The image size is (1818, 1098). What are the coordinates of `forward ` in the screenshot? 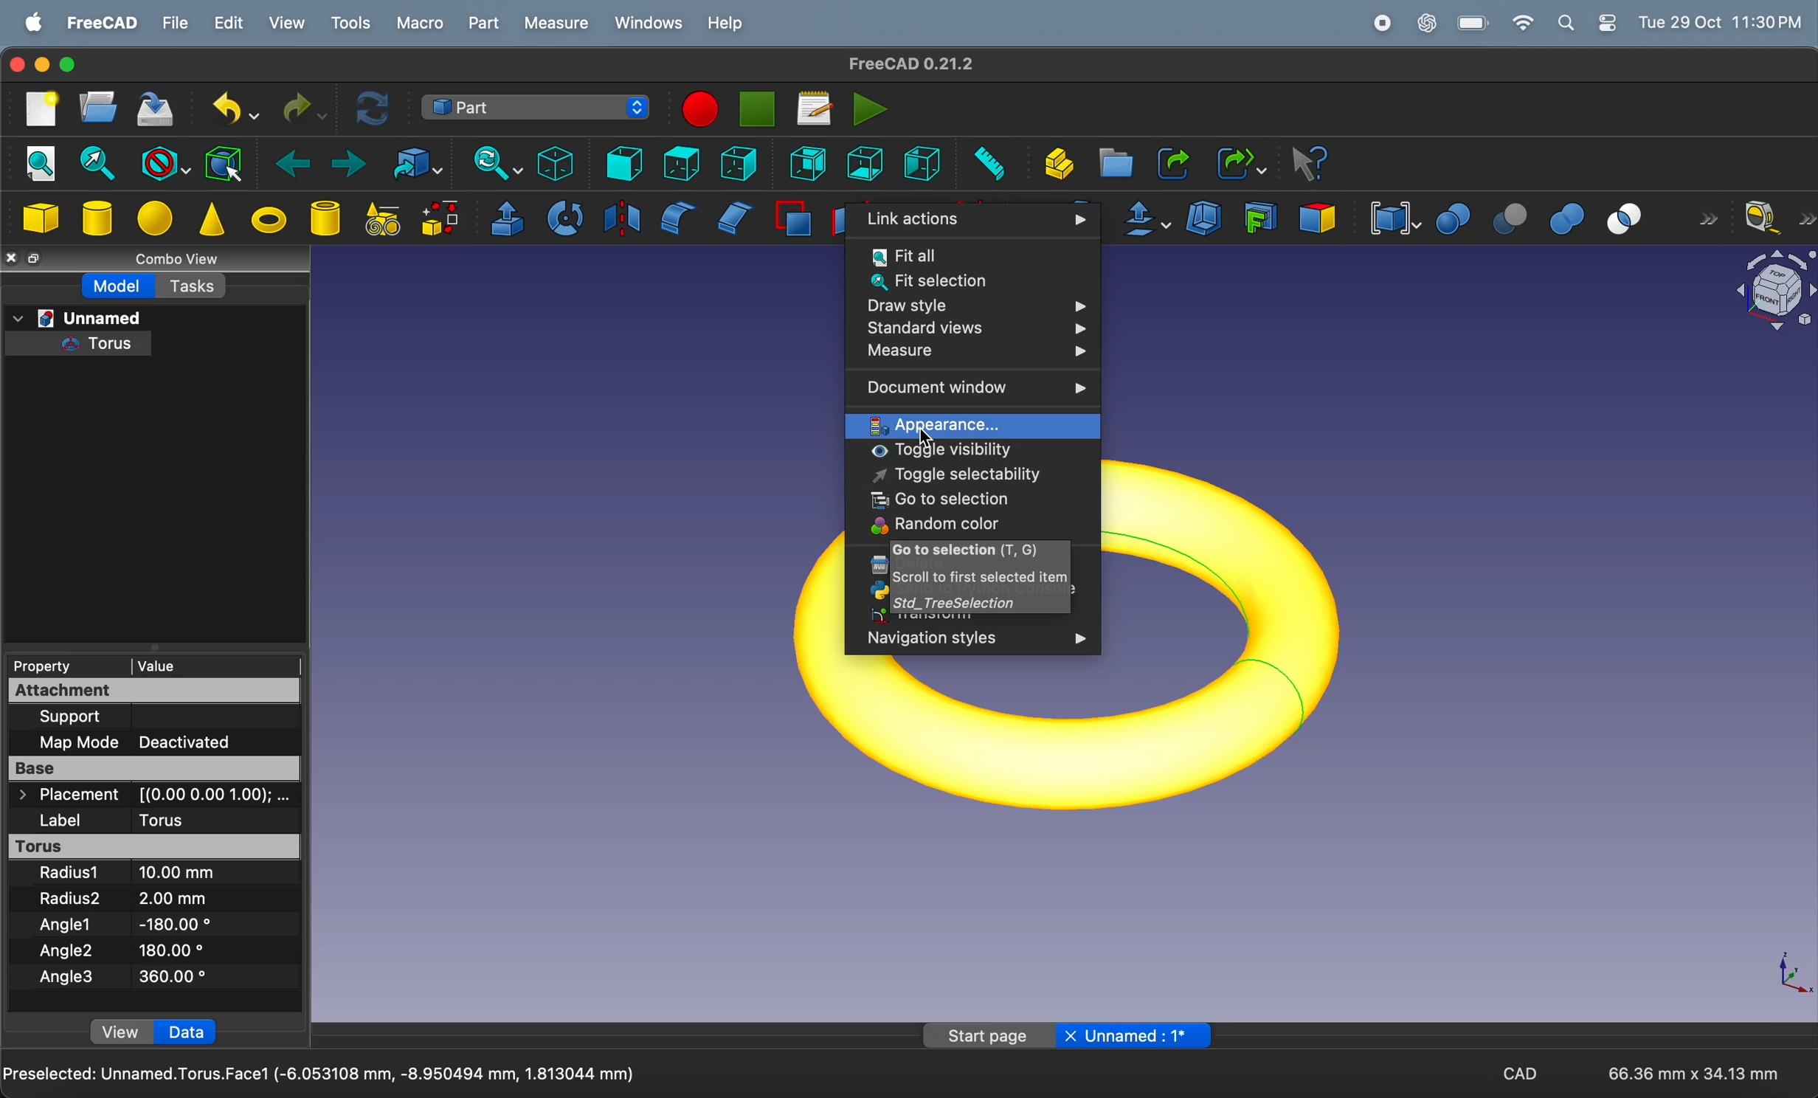 It's located at (342, 162).